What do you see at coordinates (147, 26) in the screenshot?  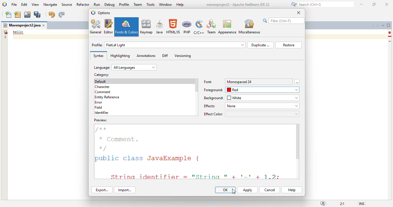 I see `keymap` at bounding box center [147, 26].